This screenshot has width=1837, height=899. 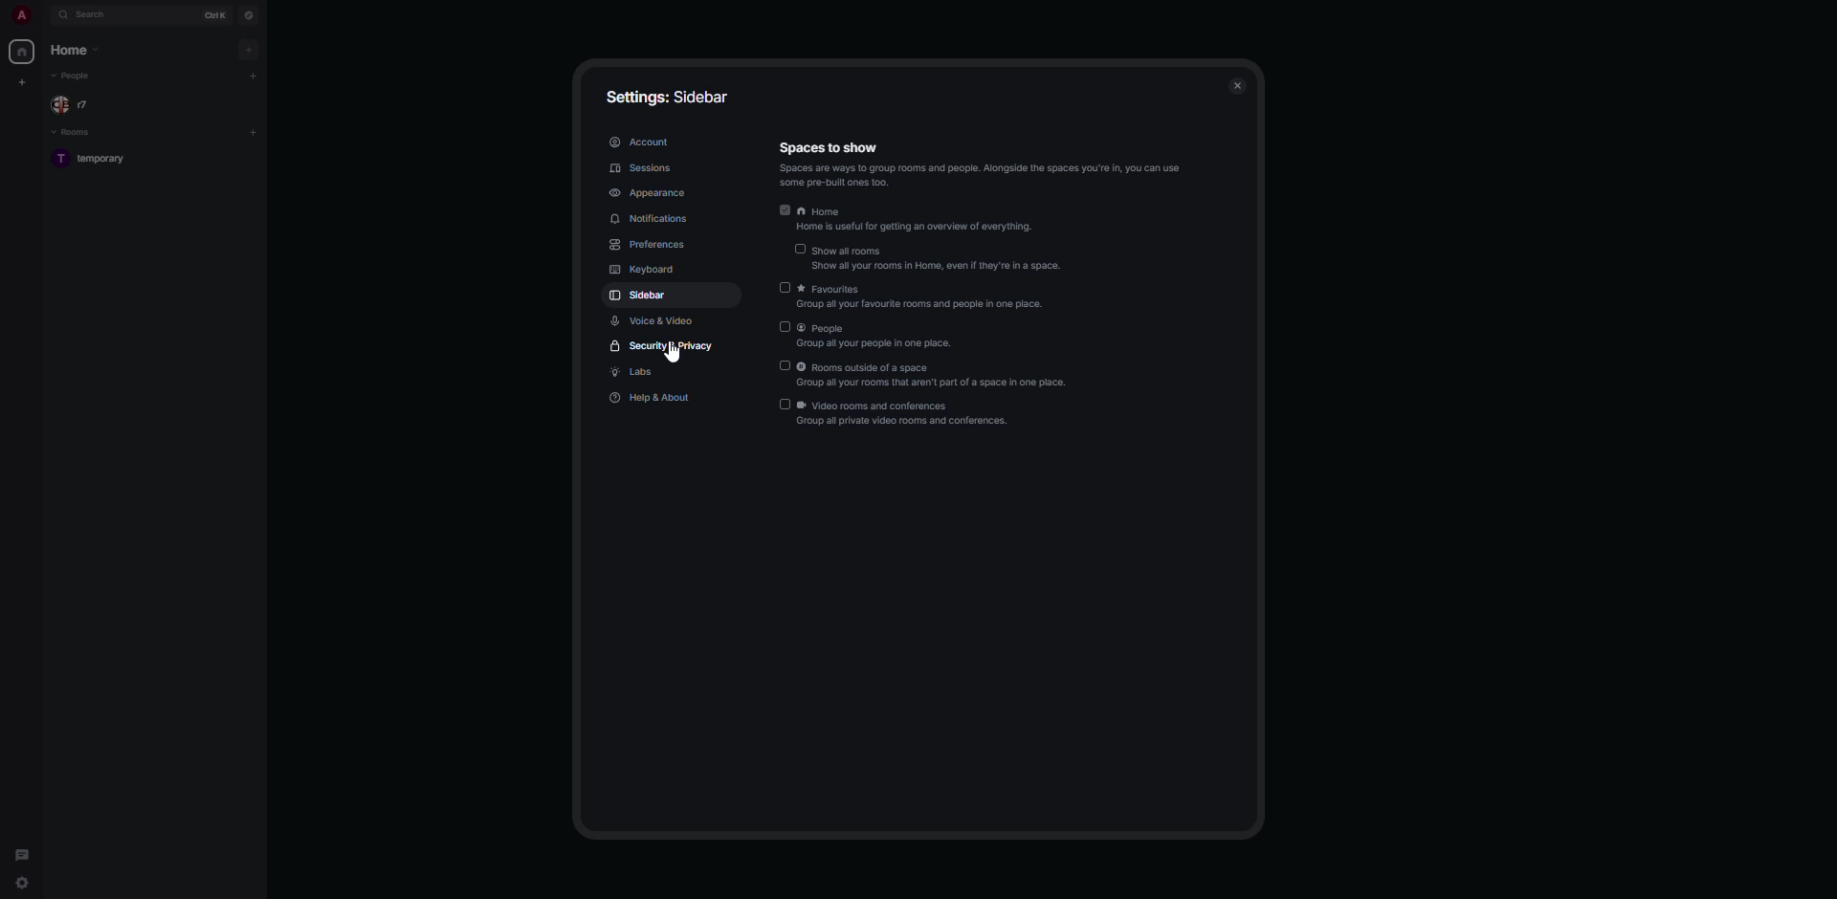 I want to click on quick settings, so click(x=20, y=886).